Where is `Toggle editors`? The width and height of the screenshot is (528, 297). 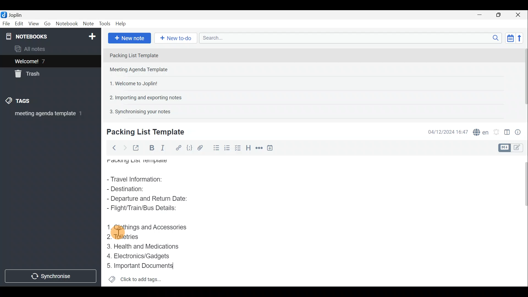
Toggle editors is located at coordinates (520, 148).